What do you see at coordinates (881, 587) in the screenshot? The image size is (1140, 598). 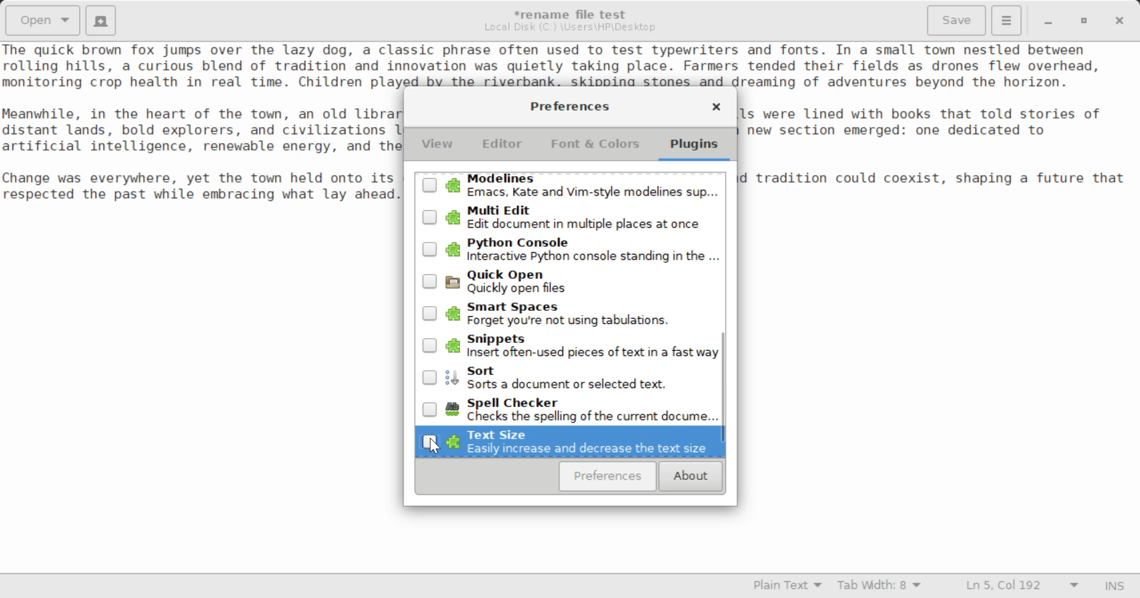 I see `Tab Width ` at bounding box center [881, 587].